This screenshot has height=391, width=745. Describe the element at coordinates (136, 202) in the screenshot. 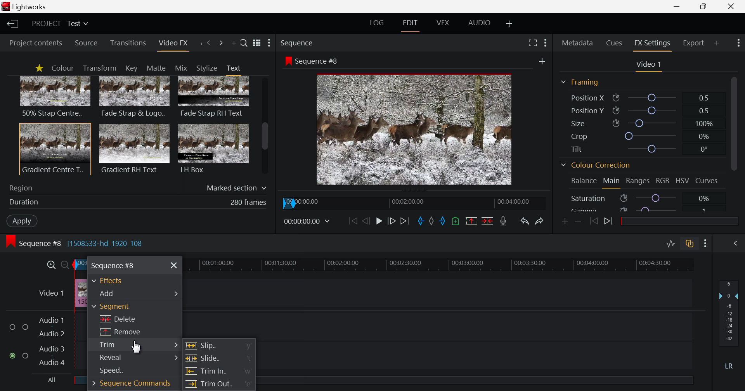

I see `Duration` at that location.